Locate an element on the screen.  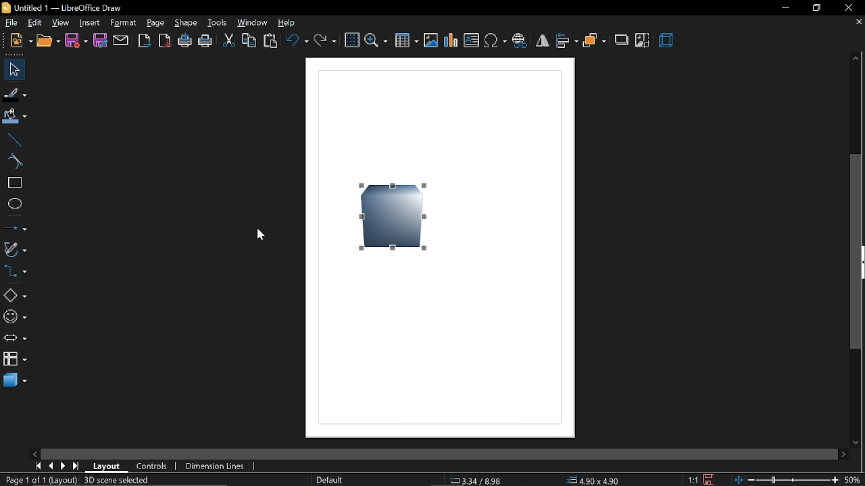
export is located at coordinates (145, 40).